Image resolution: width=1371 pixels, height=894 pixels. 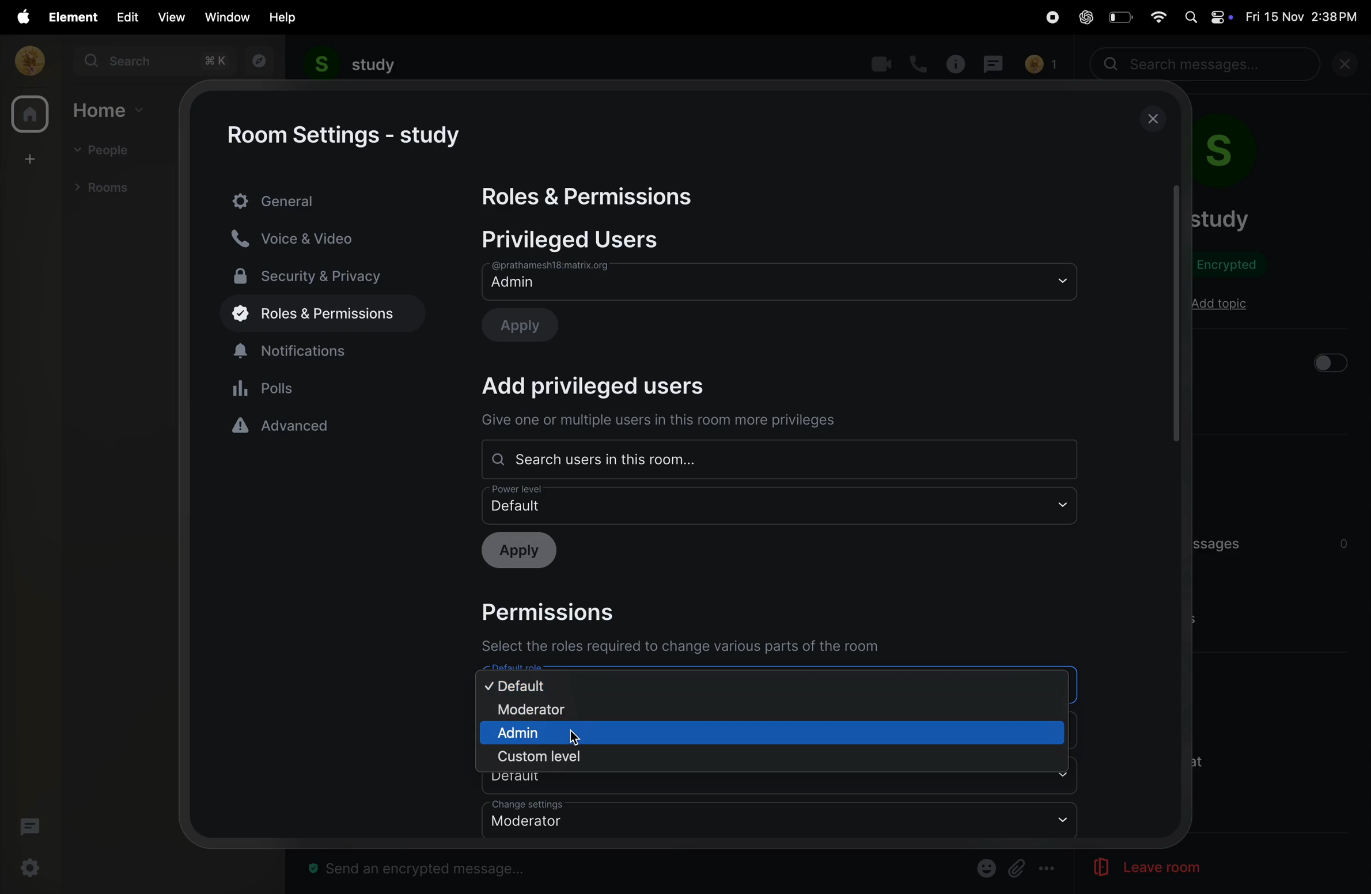 I want to click on room name , so click(x=1221, y=219).